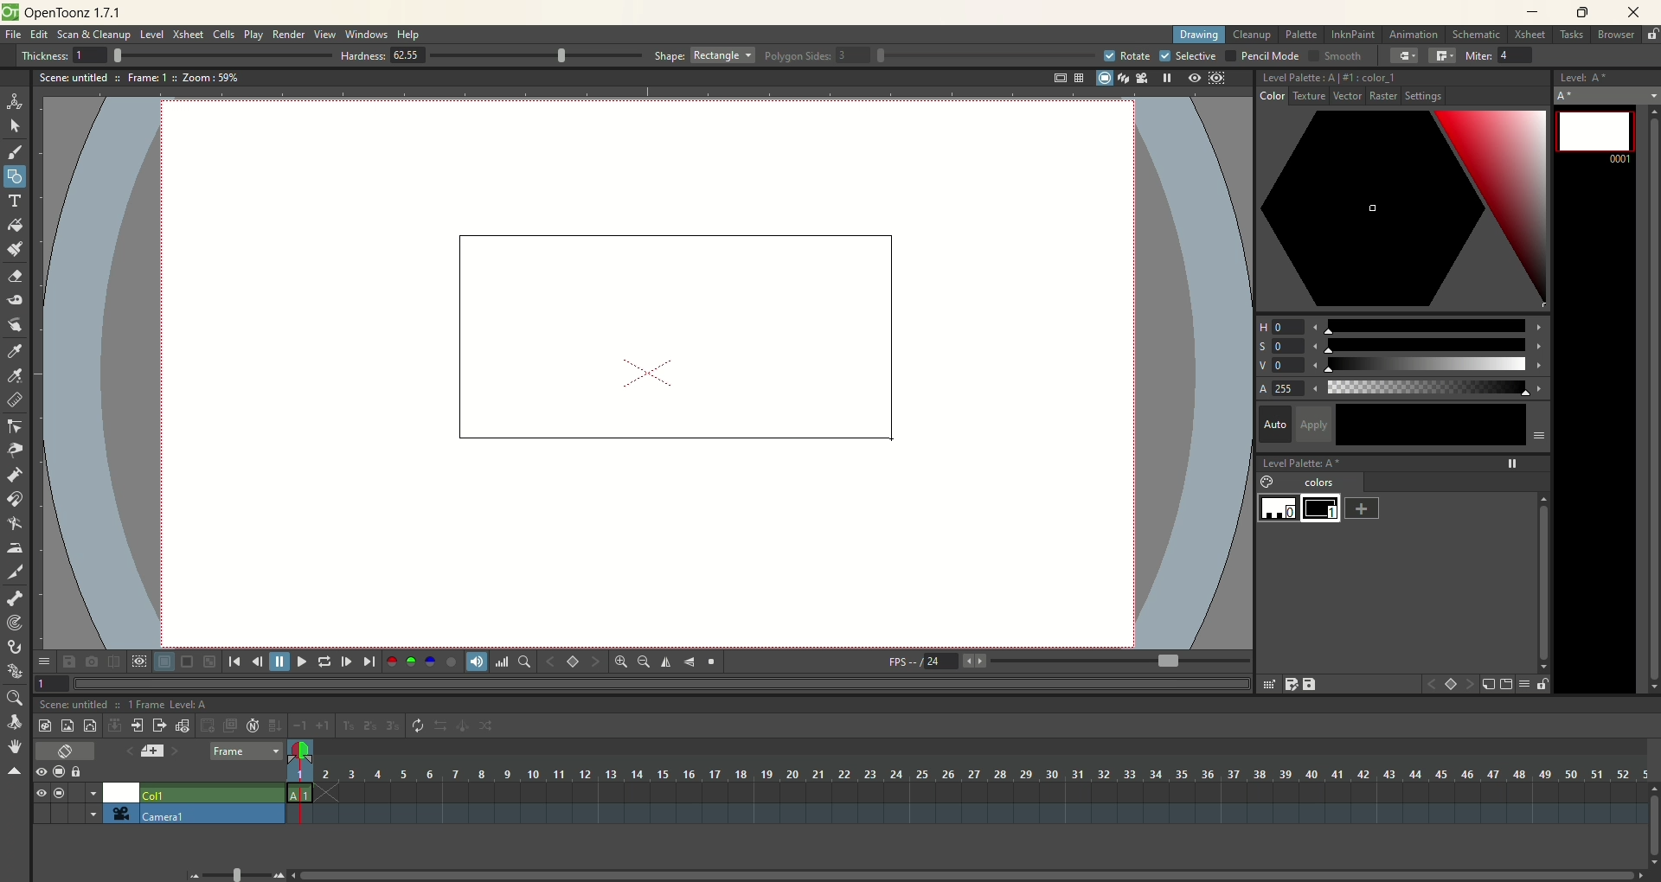 This screenshot has height=882, width=1661. Describe the element at coordinates (1189, 56) in the screenshot. I see `selective` at that location.